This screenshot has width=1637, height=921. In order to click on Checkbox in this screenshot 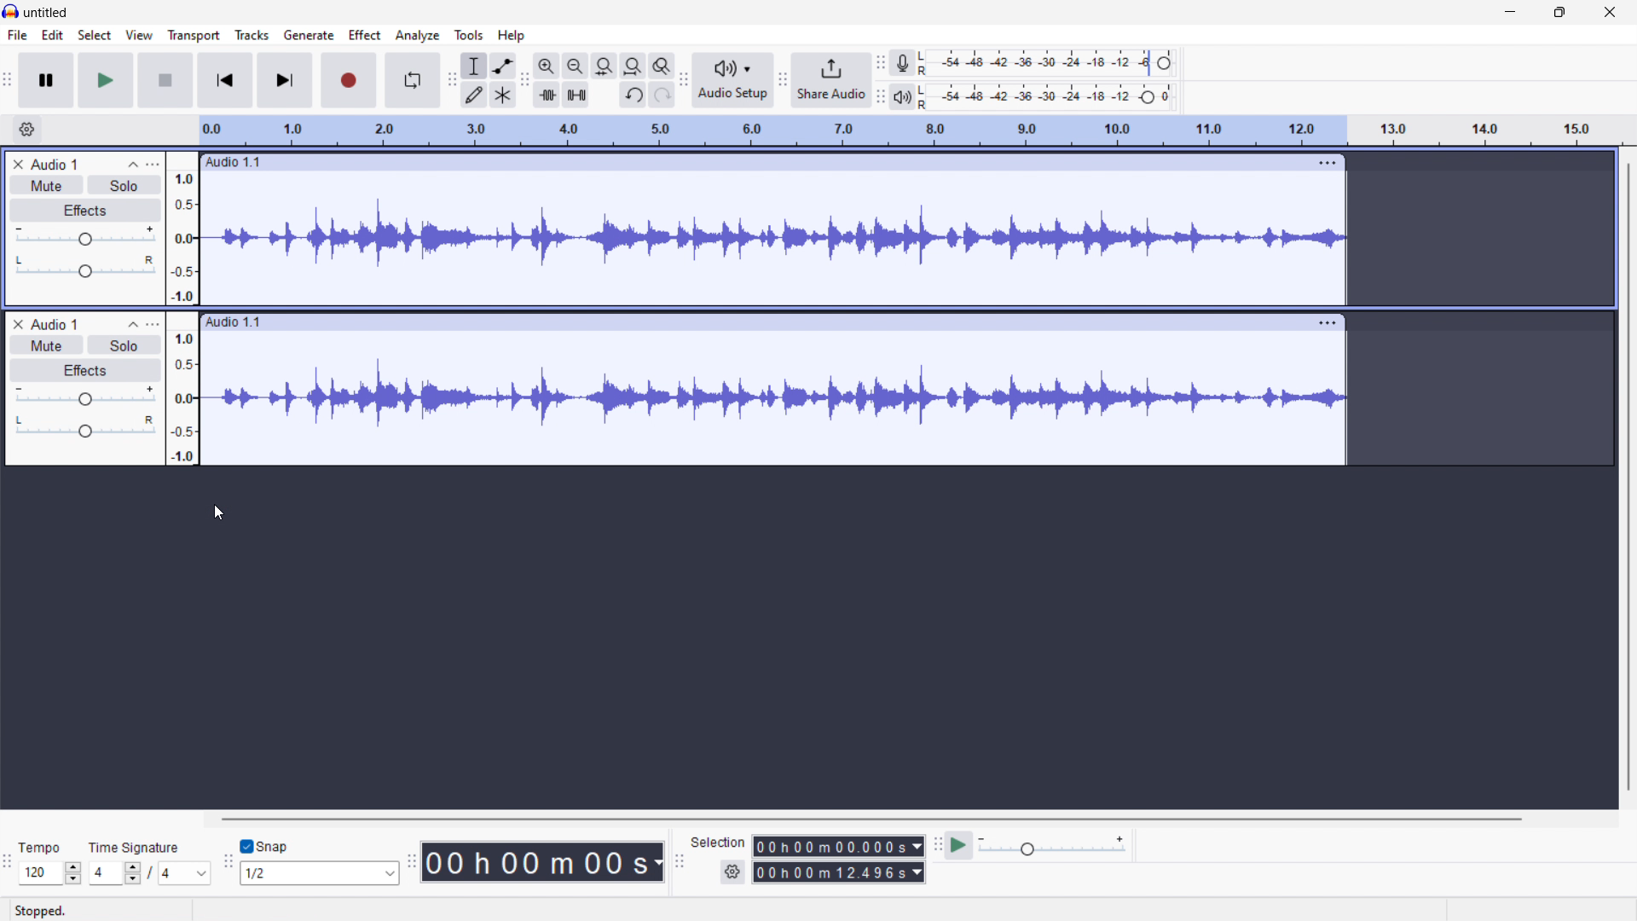, I will do `click(245, 847)`.